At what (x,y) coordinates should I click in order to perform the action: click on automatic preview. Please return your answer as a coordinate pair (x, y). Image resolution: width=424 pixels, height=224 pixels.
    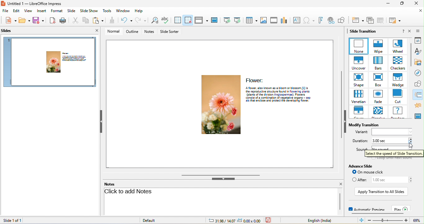
    Looking at the image, I should click on (366, 208).